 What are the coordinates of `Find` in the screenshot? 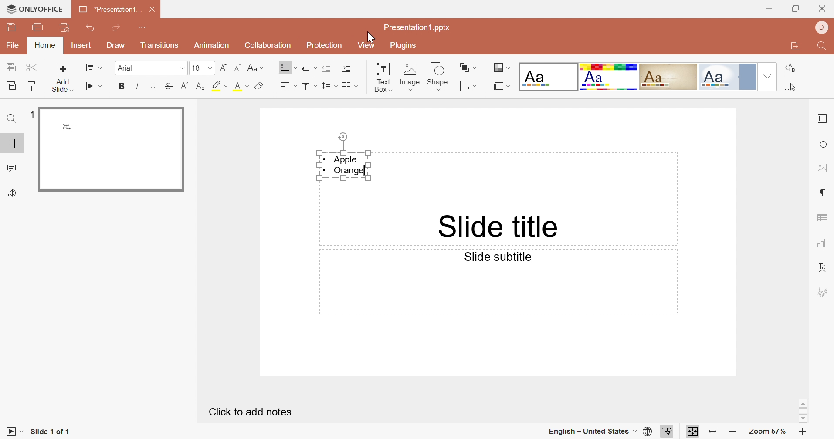 It's located at (822, 47).